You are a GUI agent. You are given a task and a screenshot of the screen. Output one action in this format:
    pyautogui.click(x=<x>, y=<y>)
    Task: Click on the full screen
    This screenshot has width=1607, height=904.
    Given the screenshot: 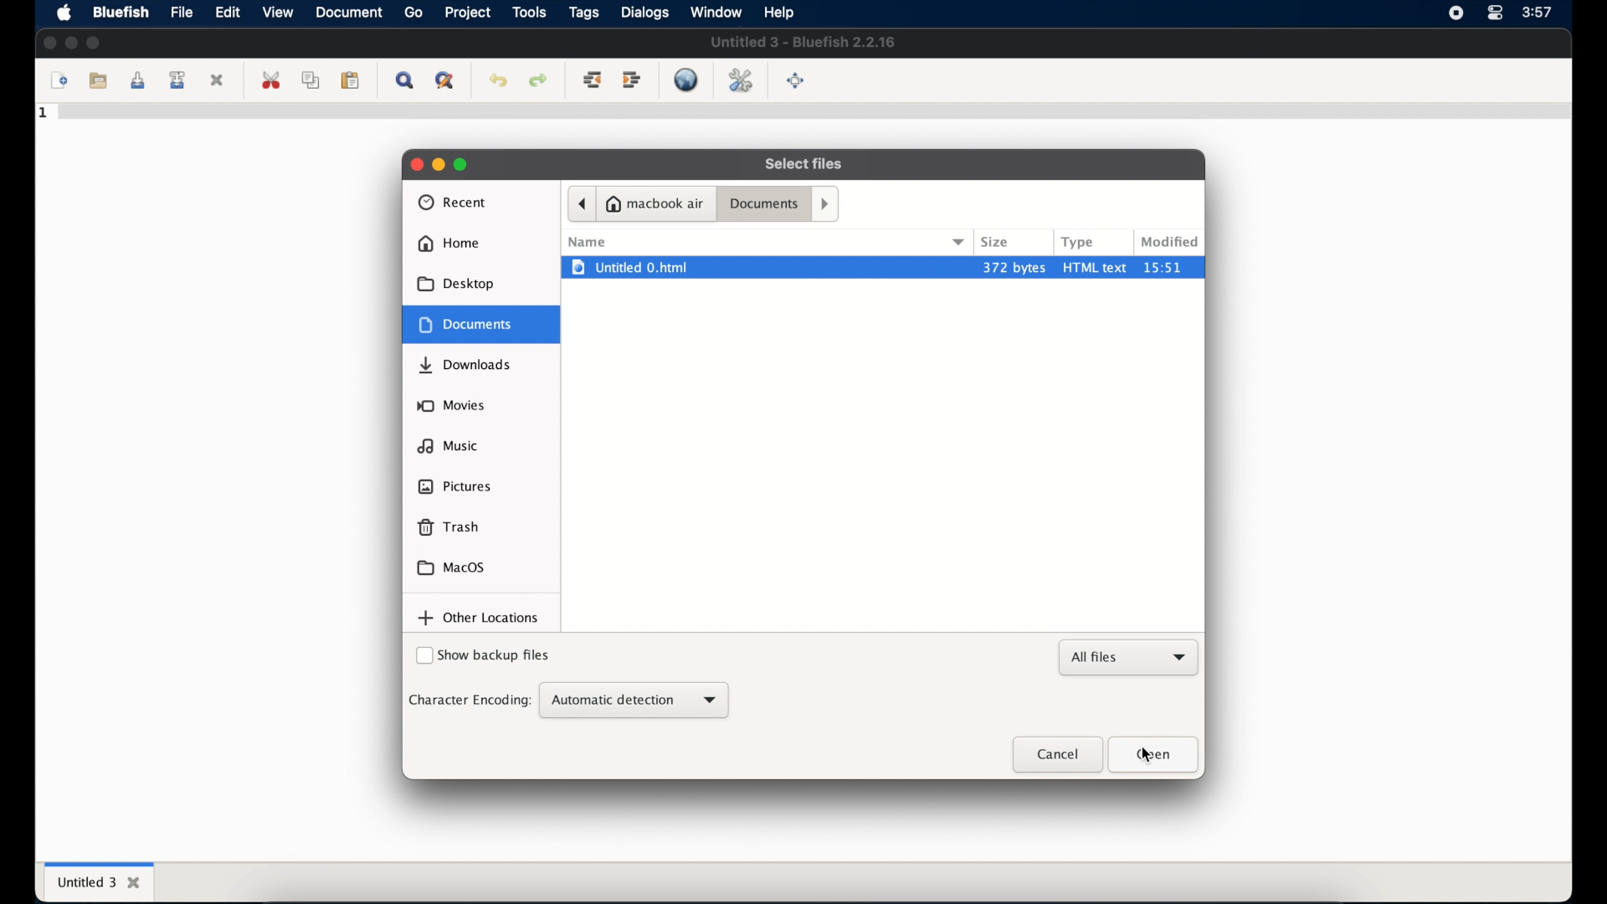 What is the action you would take?
    pyautogui.click(x=797, y=81)
    